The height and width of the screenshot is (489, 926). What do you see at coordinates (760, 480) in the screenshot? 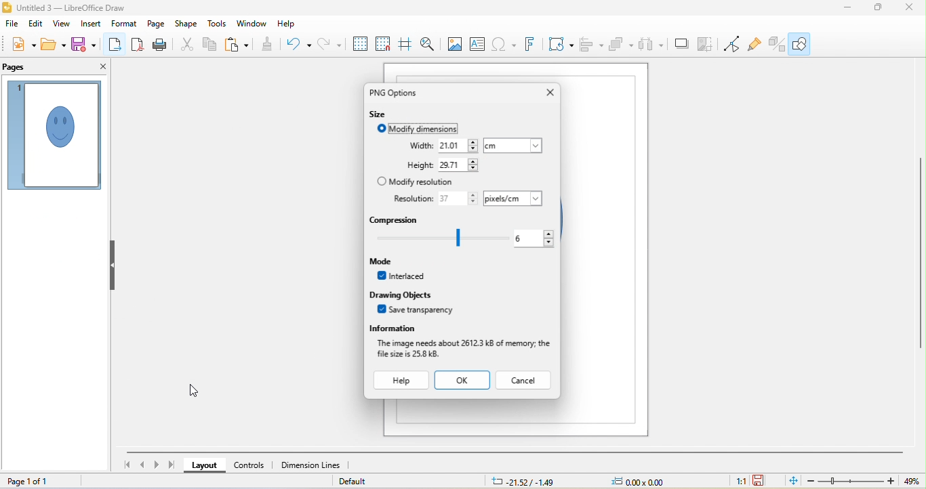
I see `save` at bounding box center [760, 480].